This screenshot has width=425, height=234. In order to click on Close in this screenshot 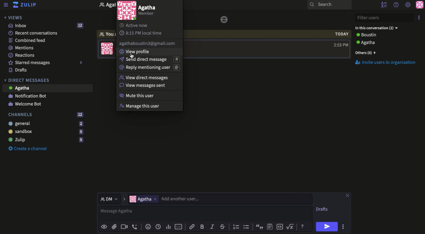, I will do `click(347, 196)`.